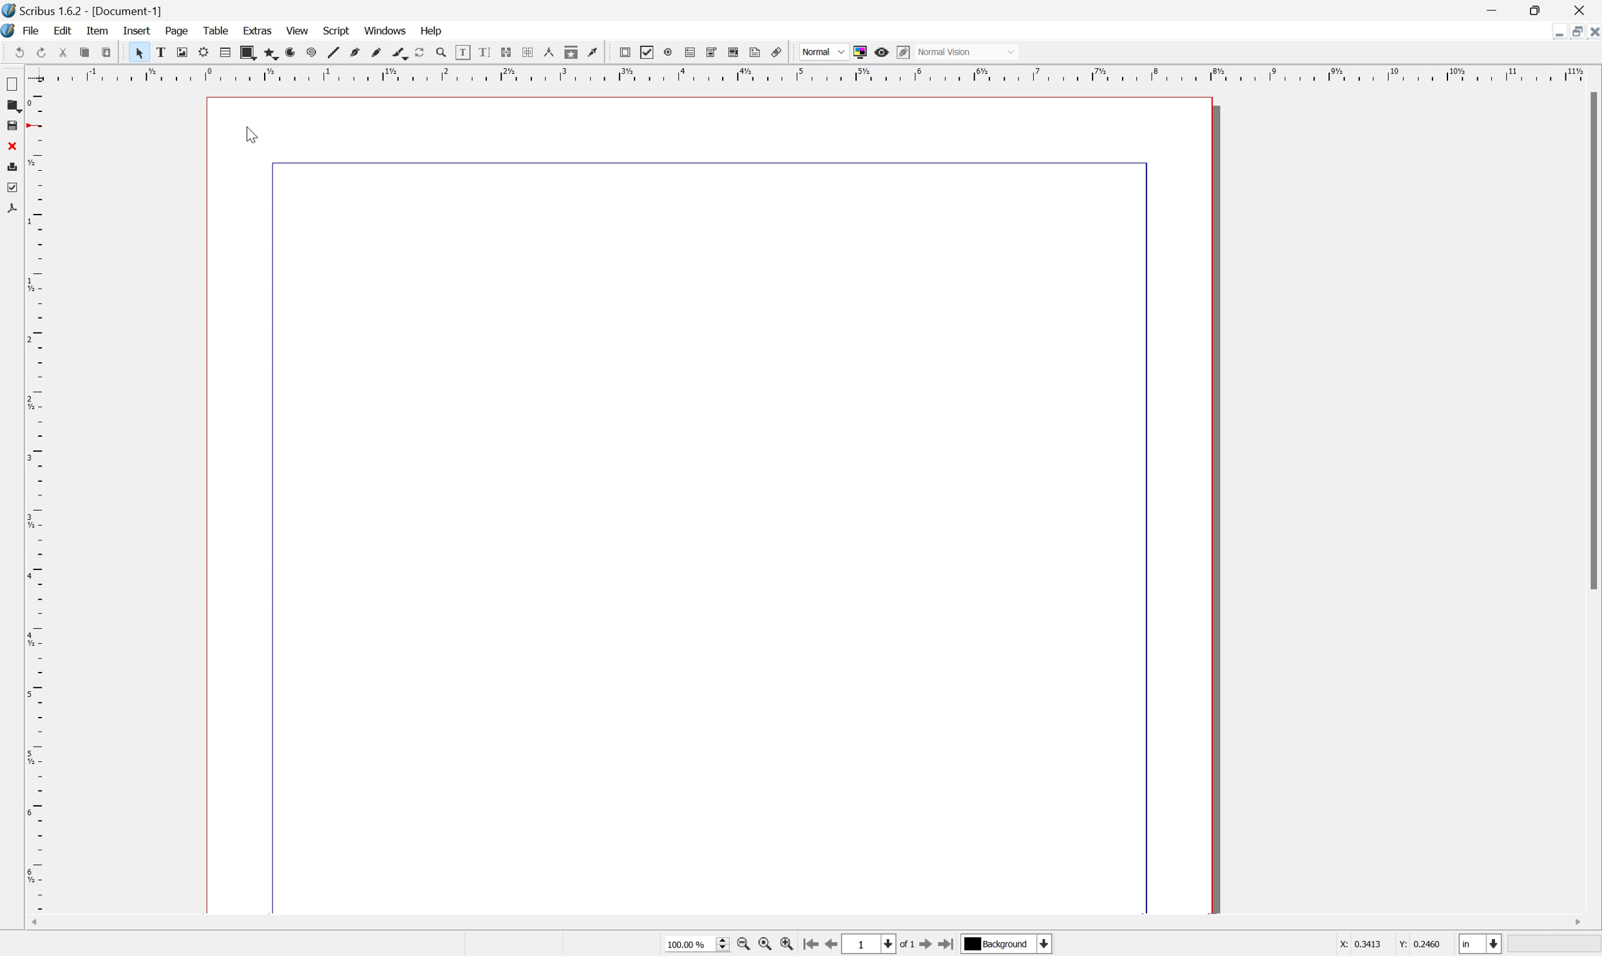 The height and width of the screenshot is (956, 1602). Describe the element at coordinates (624, 53) in the screenshot. I see `edit contents of frame` at that location.